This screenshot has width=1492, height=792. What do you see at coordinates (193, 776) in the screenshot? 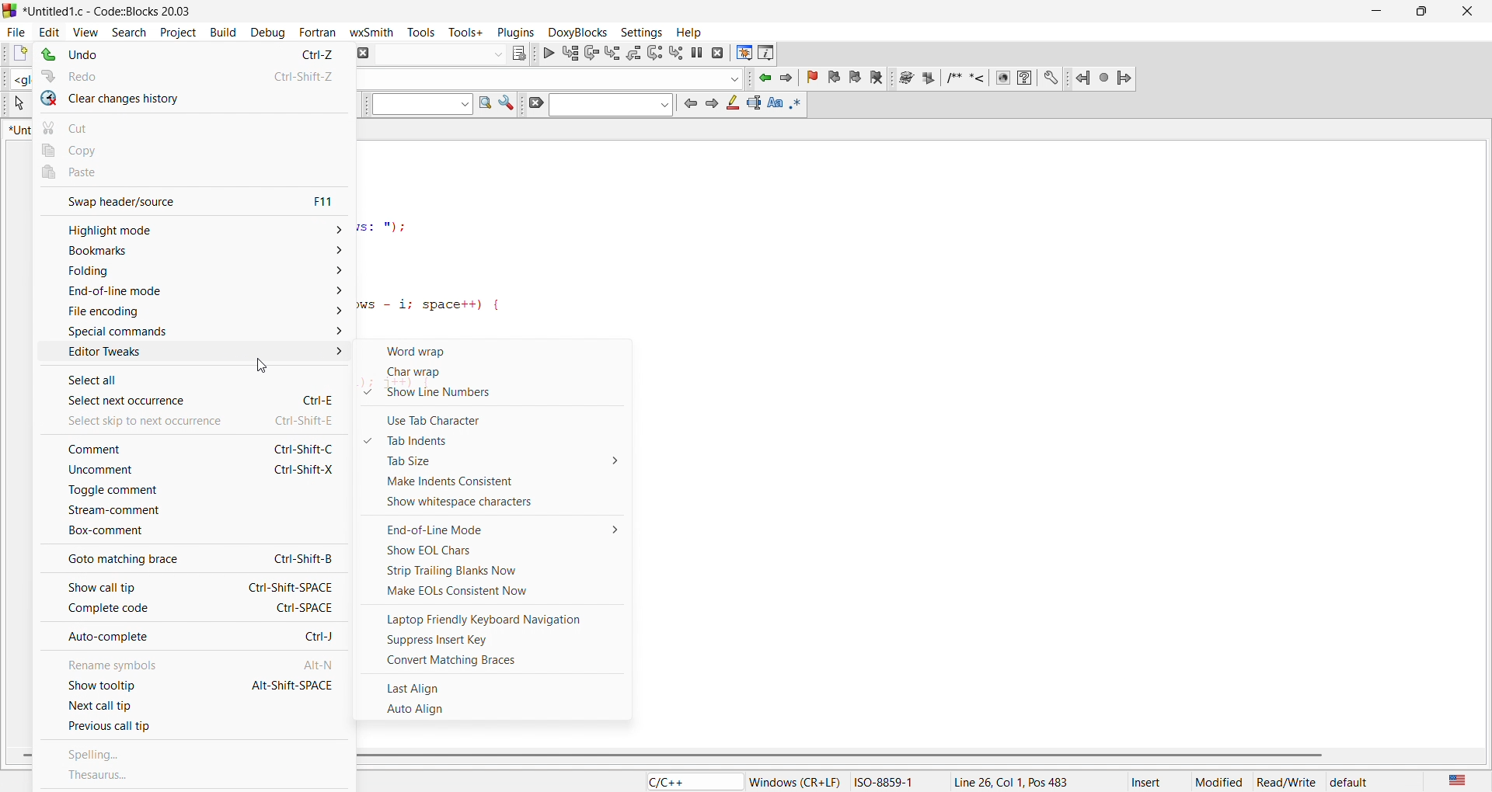
I see `thesaurus ` at bounding box center [193, 776].